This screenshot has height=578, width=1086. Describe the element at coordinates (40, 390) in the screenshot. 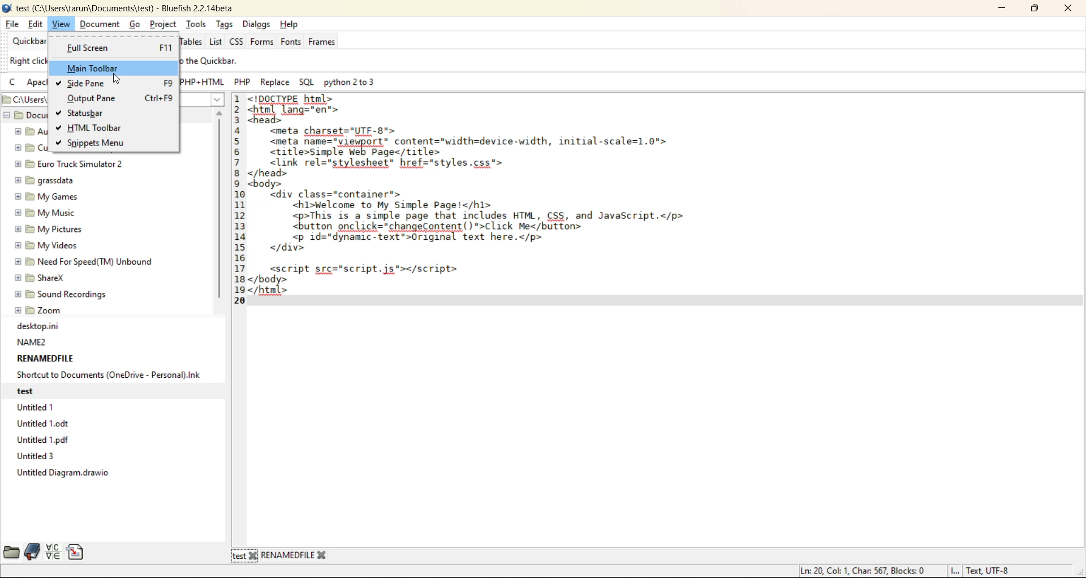

I see `test` at that location.